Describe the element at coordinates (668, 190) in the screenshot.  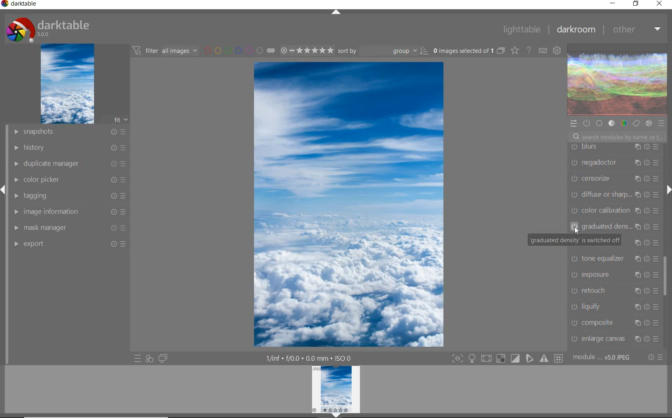
I see `Next` at that location.